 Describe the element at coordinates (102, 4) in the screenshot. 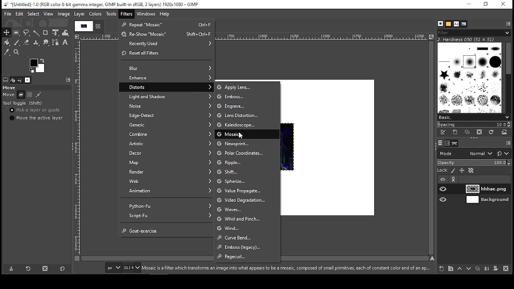

I see `*[Untitled]-10.0 (RGB color 8-bit gamma integer, GIMP built-in sRGB, 2 layers) 1920x1080 — GIMP` at that location.